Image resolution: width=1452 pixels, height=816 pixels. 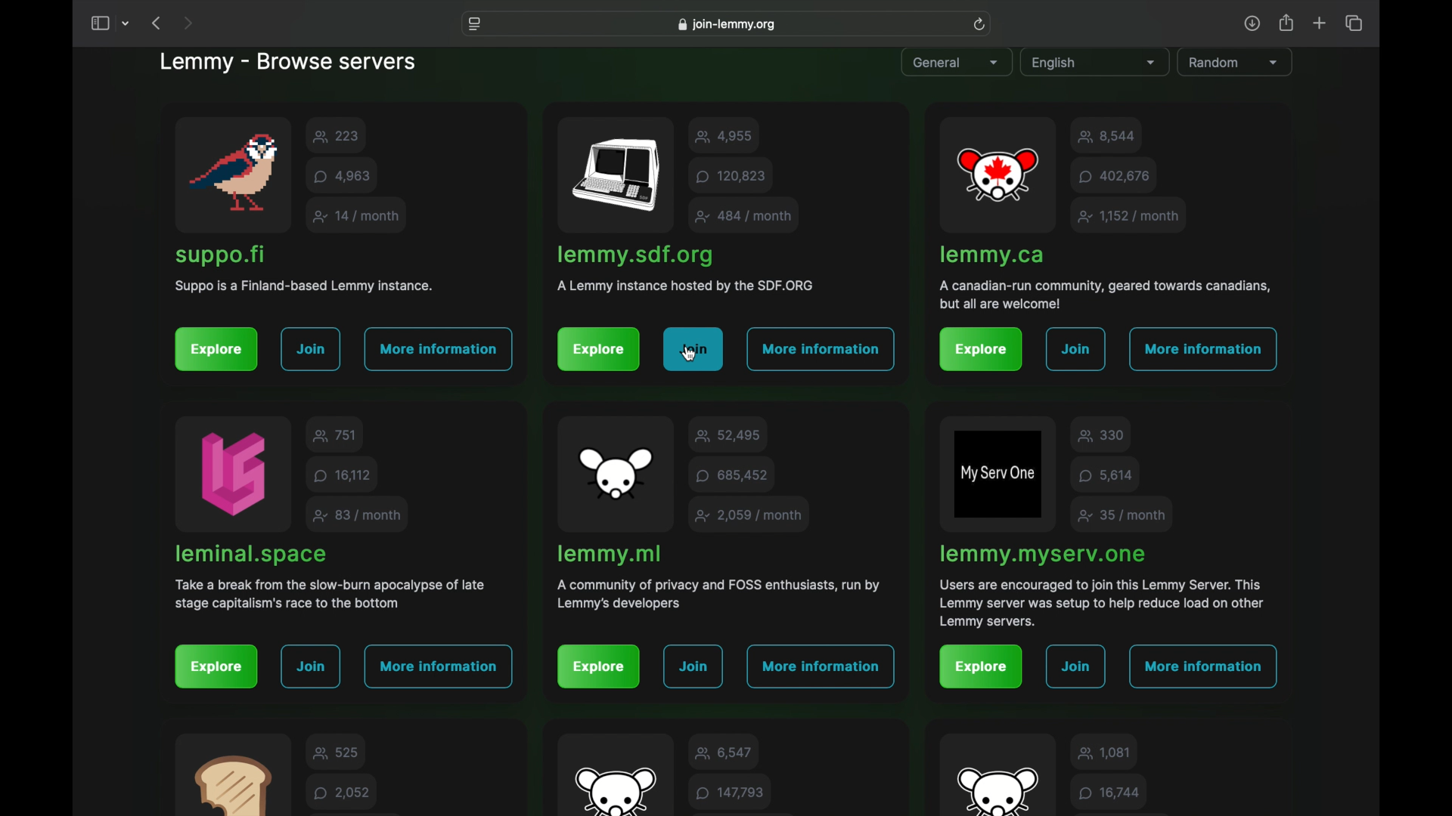 What do you see at coordinates (304, 286) in the screenshot?
I see `info` at bounding box center [304, 286].